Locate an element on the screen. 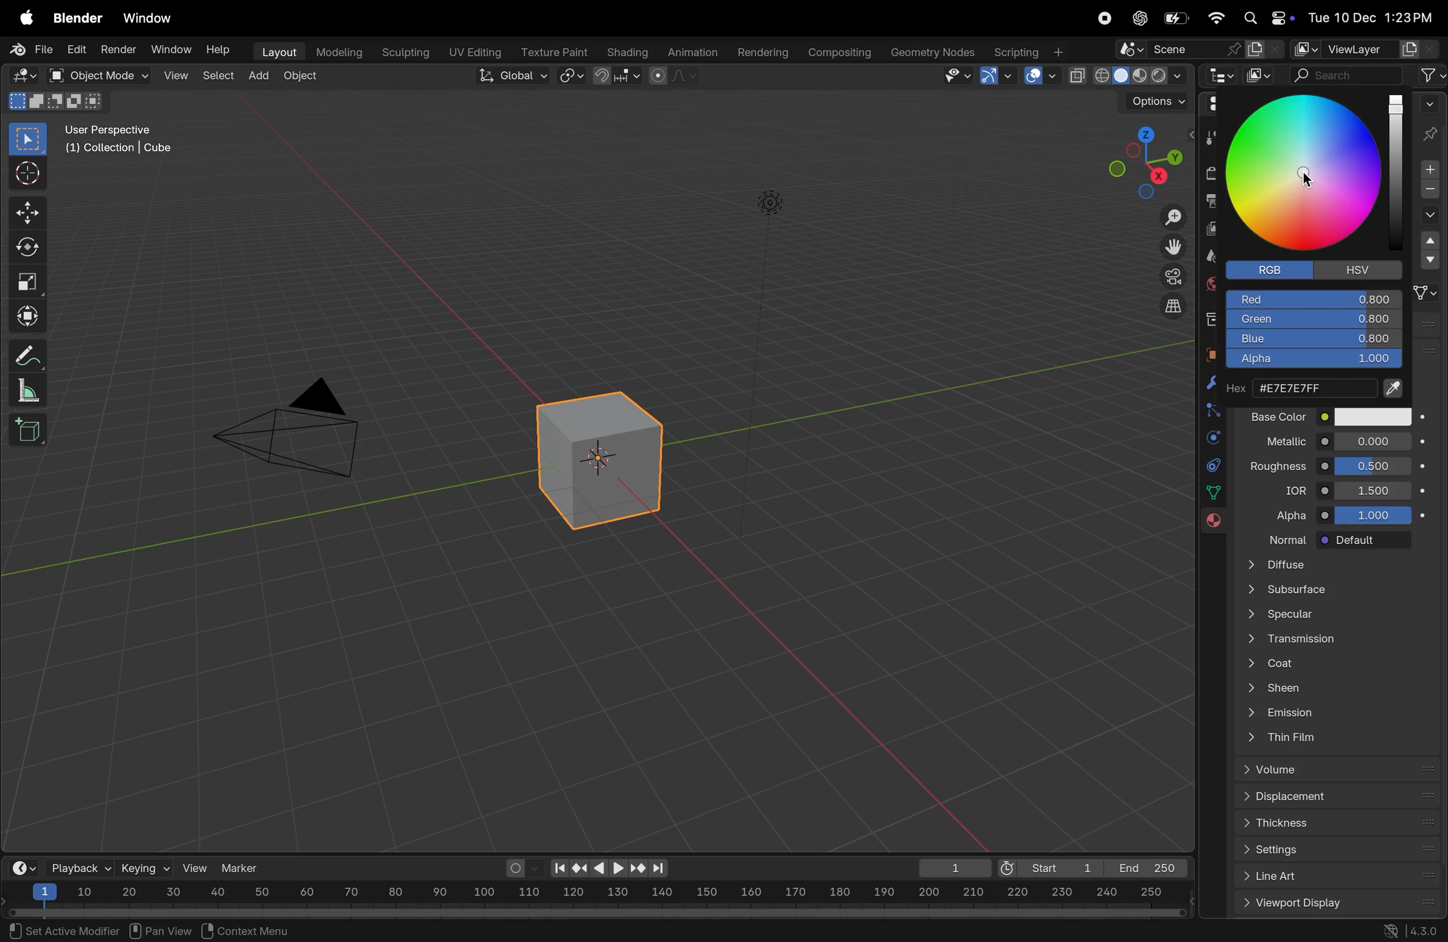 The image size is (1448, 942). thickness is located at coordinates (1340, 826).